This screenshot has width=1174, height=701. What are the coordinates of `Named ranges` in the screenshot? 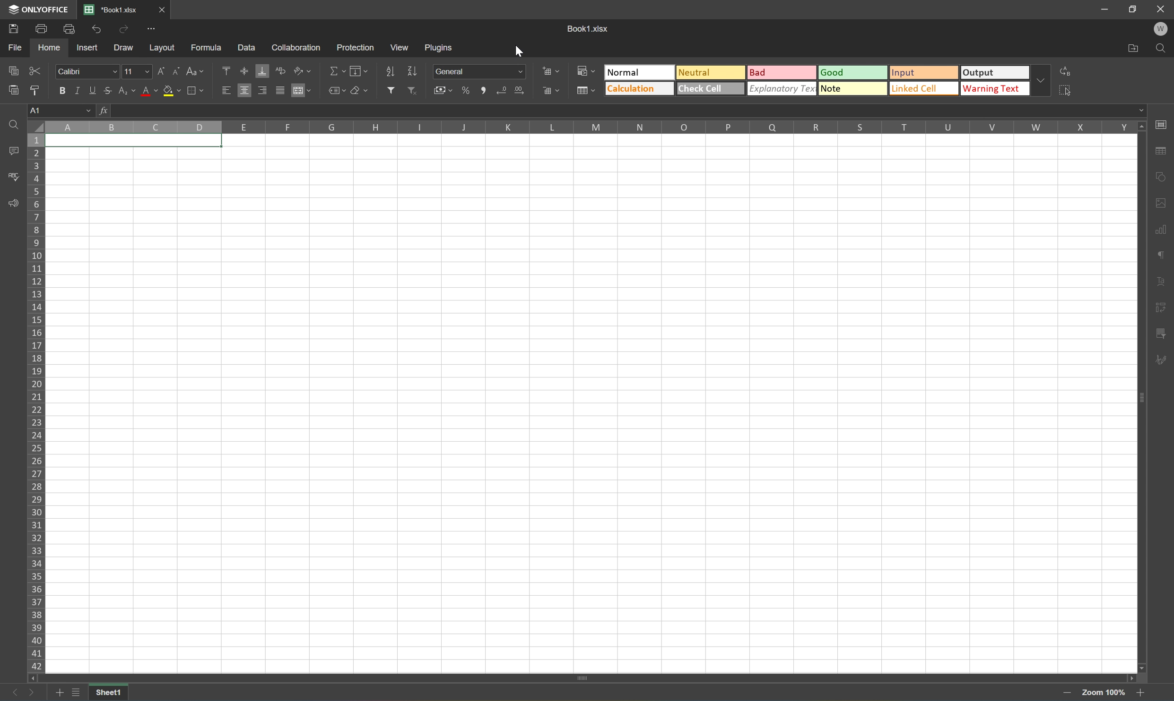 It's located at (336, 90).